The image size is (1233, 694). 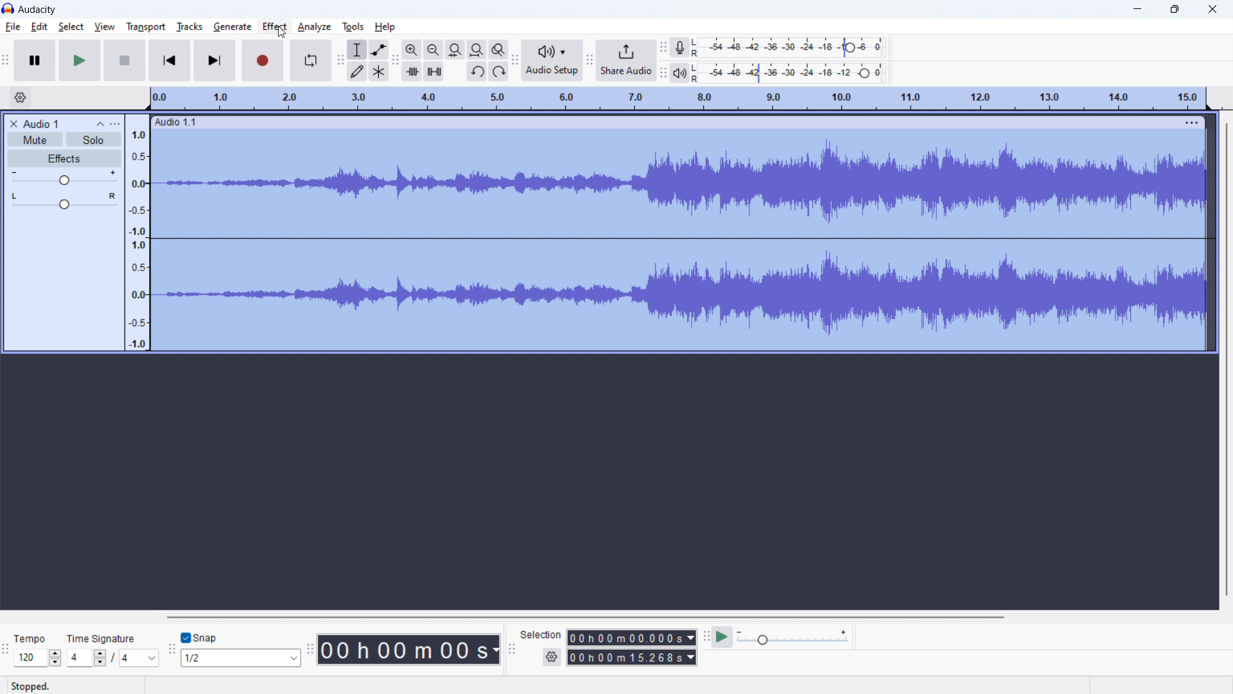 What do you see at coordinates (1175, 9) in the screenshot?
I see `maximize` at bounding box center [1175, 9].